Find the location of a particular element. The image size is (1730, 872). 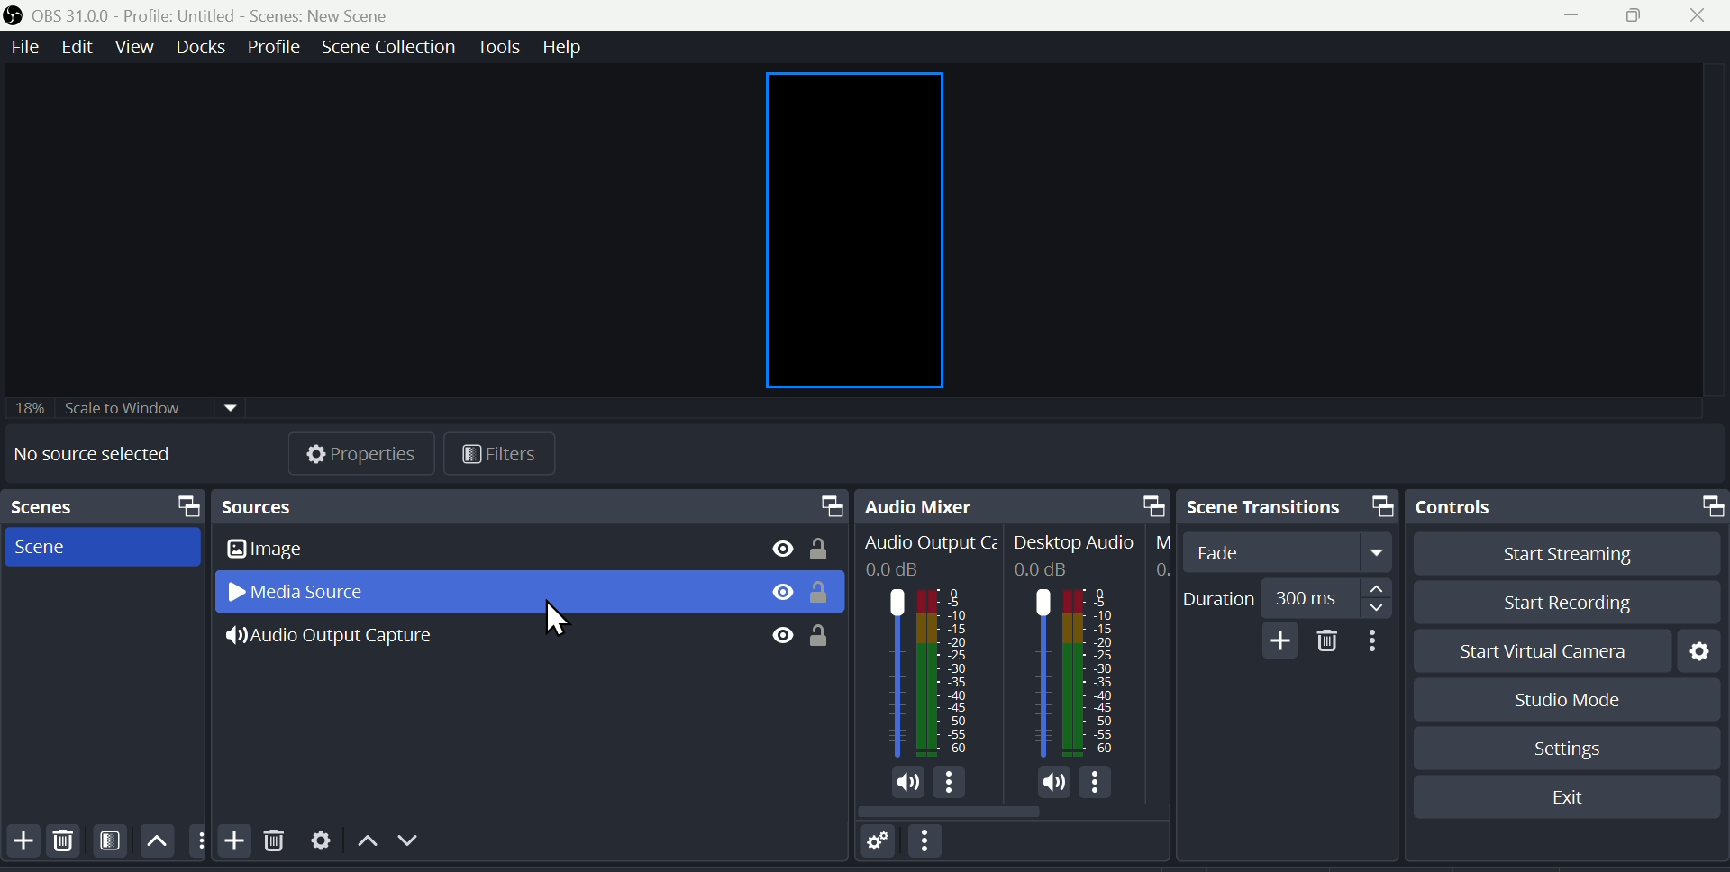

Visibility is located at coordinates (781, 635).